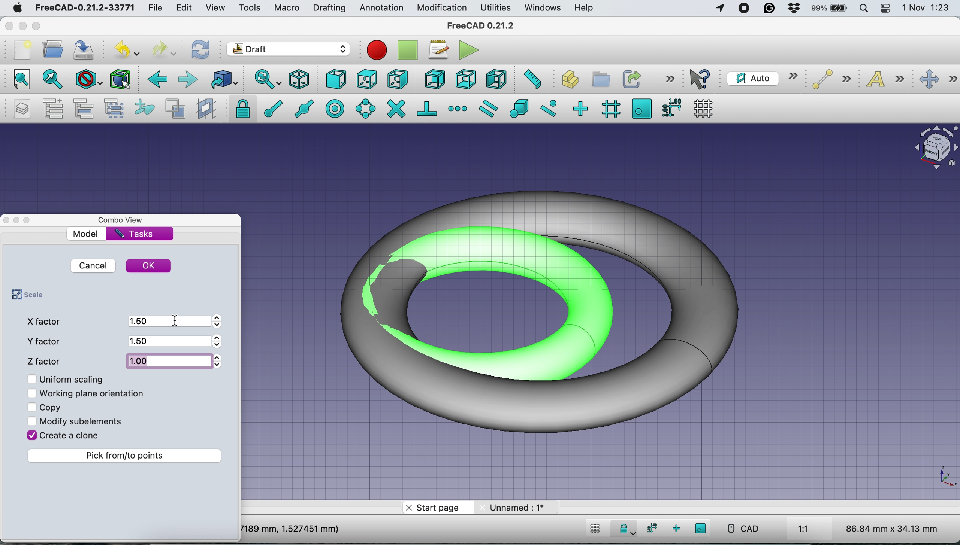  I want to click on rear, so click(434, 80).